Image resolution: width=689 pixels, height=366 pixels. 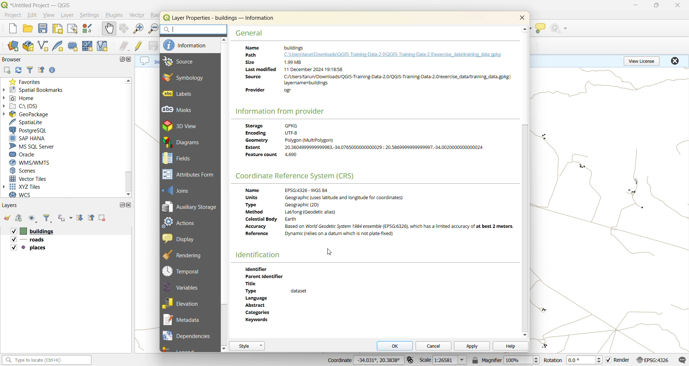 I want to click on metadata, so click(x=186, y=319).